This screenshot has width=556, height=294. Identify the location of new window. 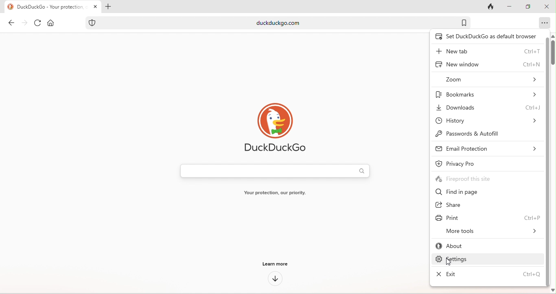
(487, 64).